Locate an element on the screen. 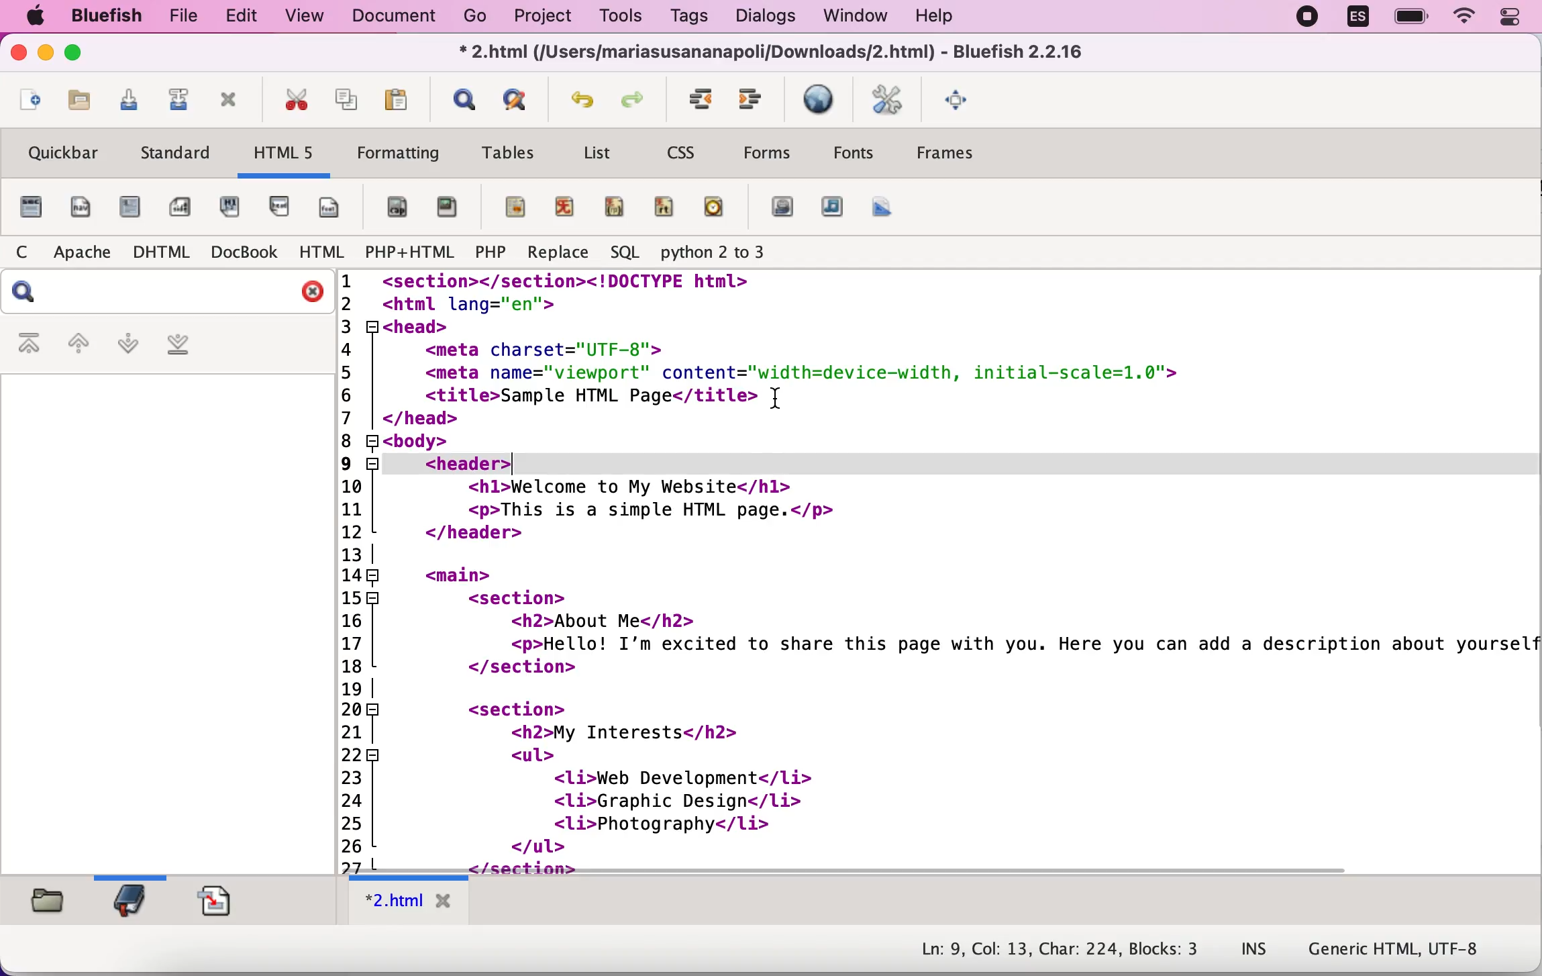 This screenshot has width=1542, height=976. frames is located at coordinates (946, 159).